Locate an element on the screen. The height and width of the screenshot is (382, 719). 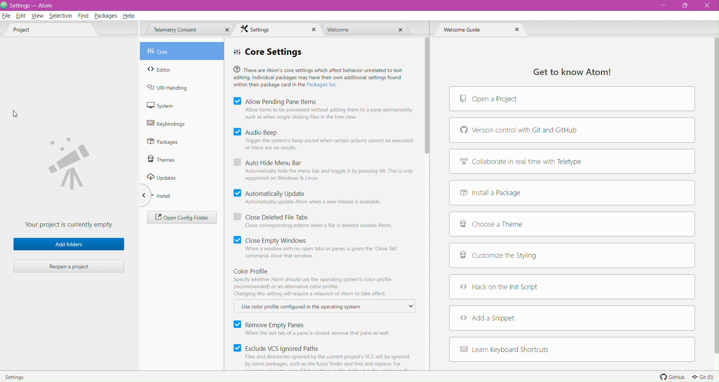
Open Config Folder is located at coordinates (181, 218).